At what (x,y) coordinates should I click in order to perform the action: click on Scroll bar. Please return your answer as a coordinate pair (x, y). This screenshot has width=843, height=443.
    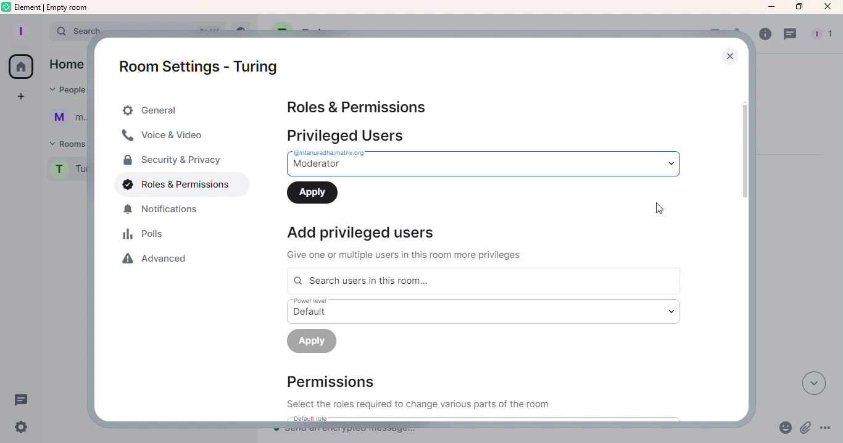
    Looking at the image, I should click on (742, 237).